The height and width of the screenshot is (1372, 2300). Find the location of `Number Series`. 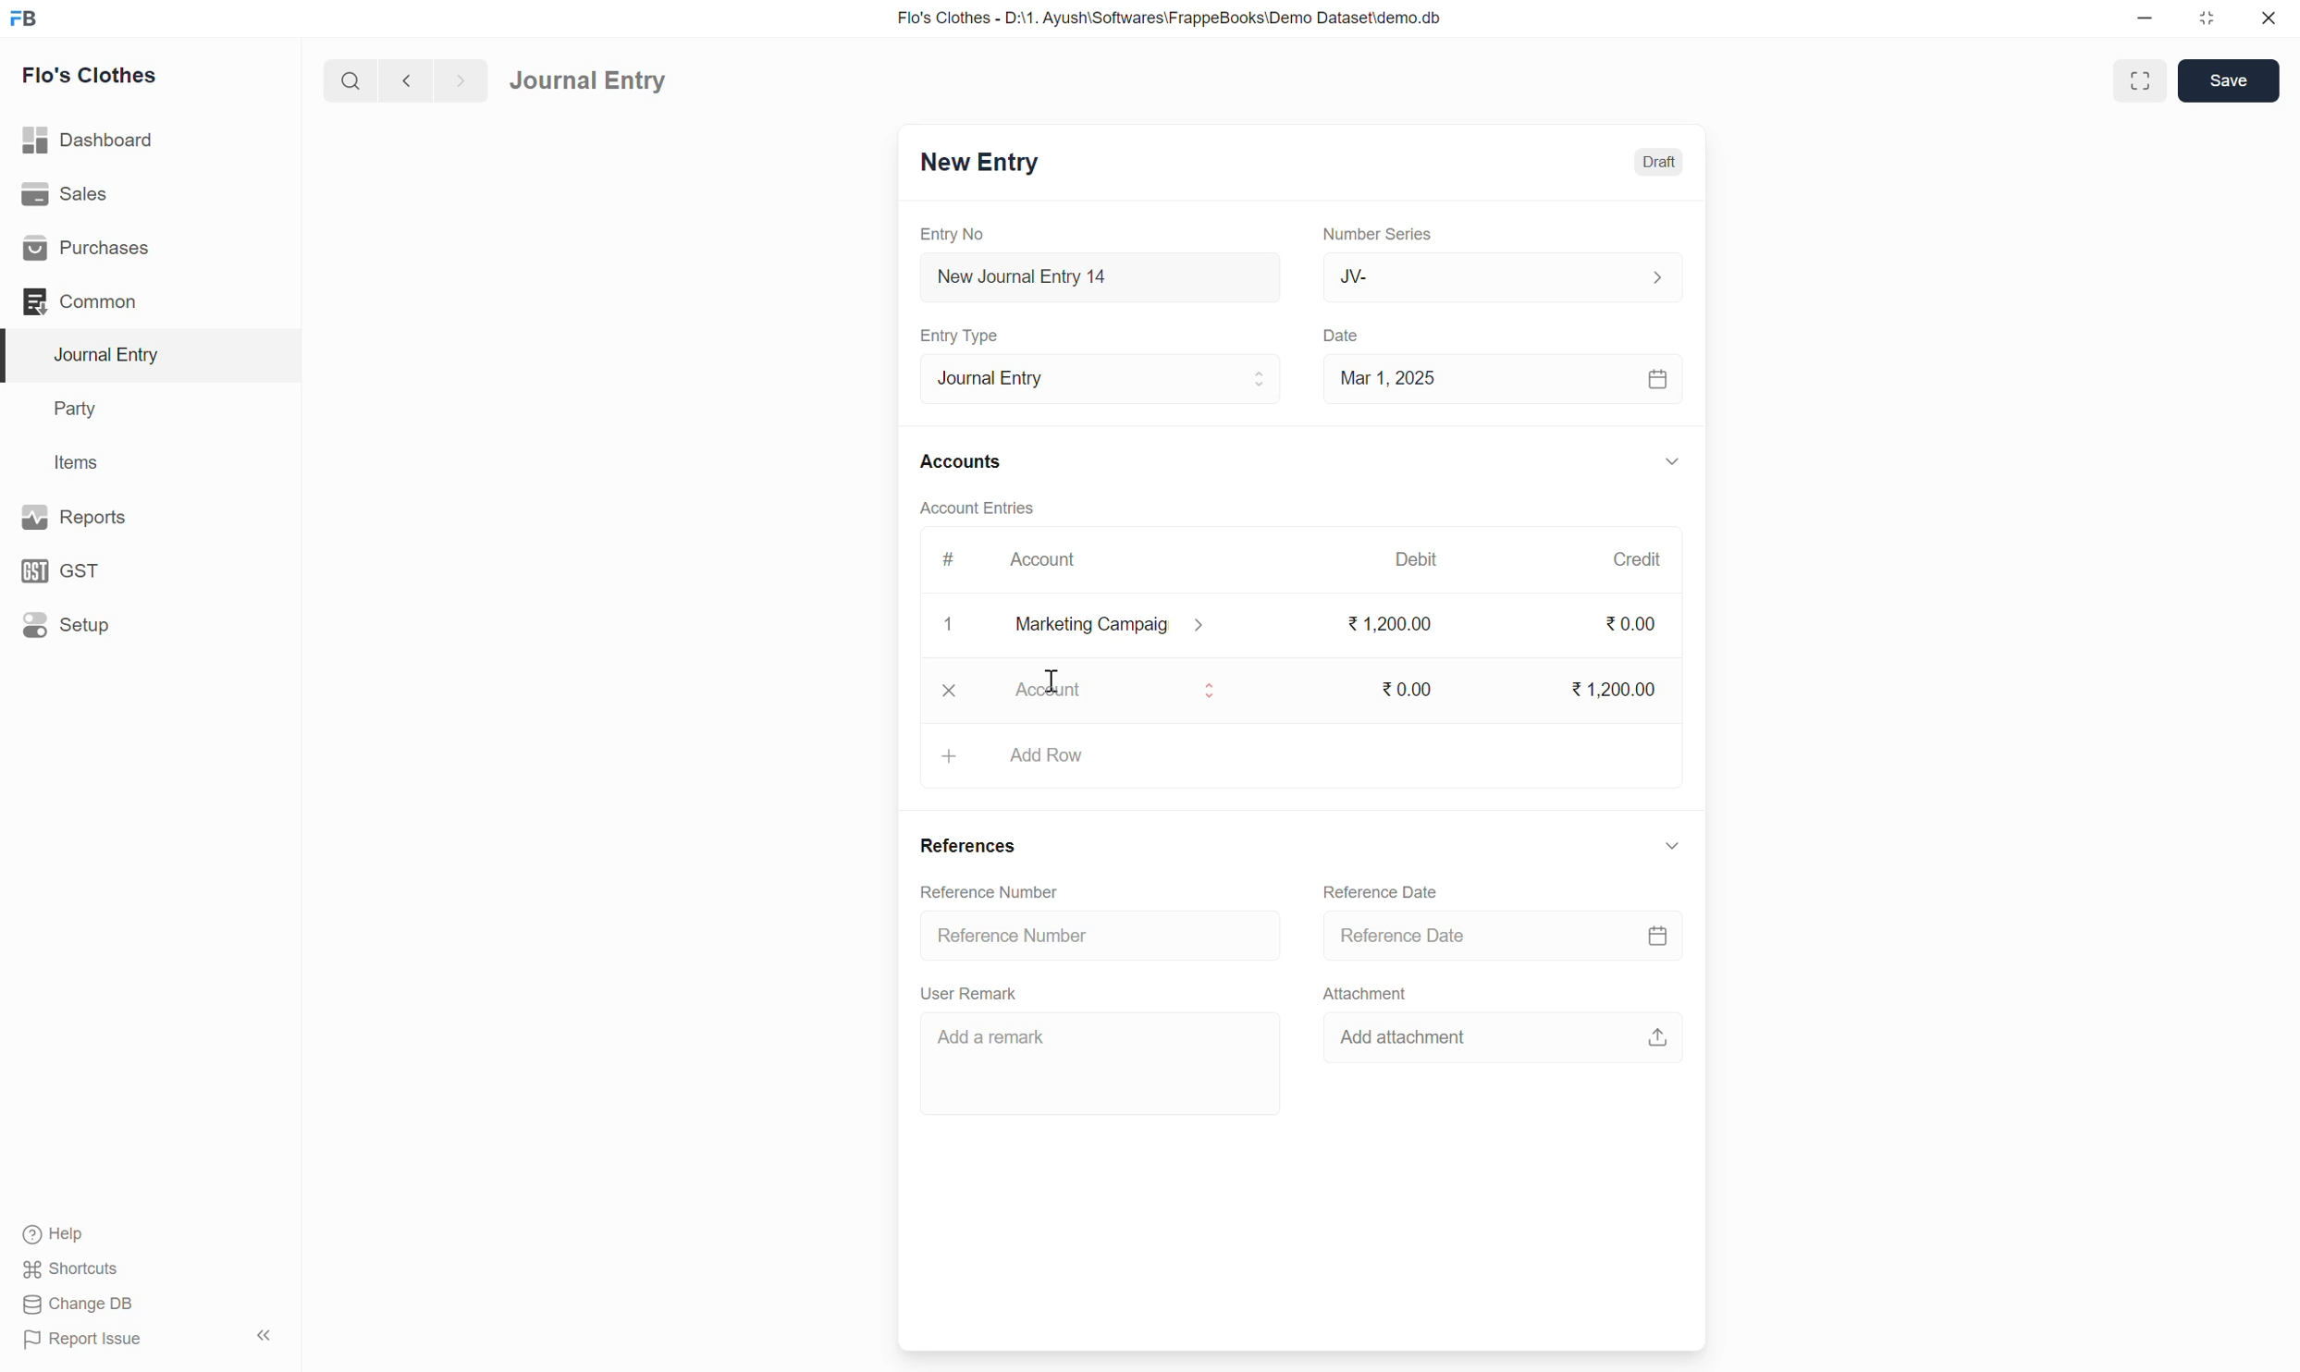

Number Series is located at coordinates (1378, 232).